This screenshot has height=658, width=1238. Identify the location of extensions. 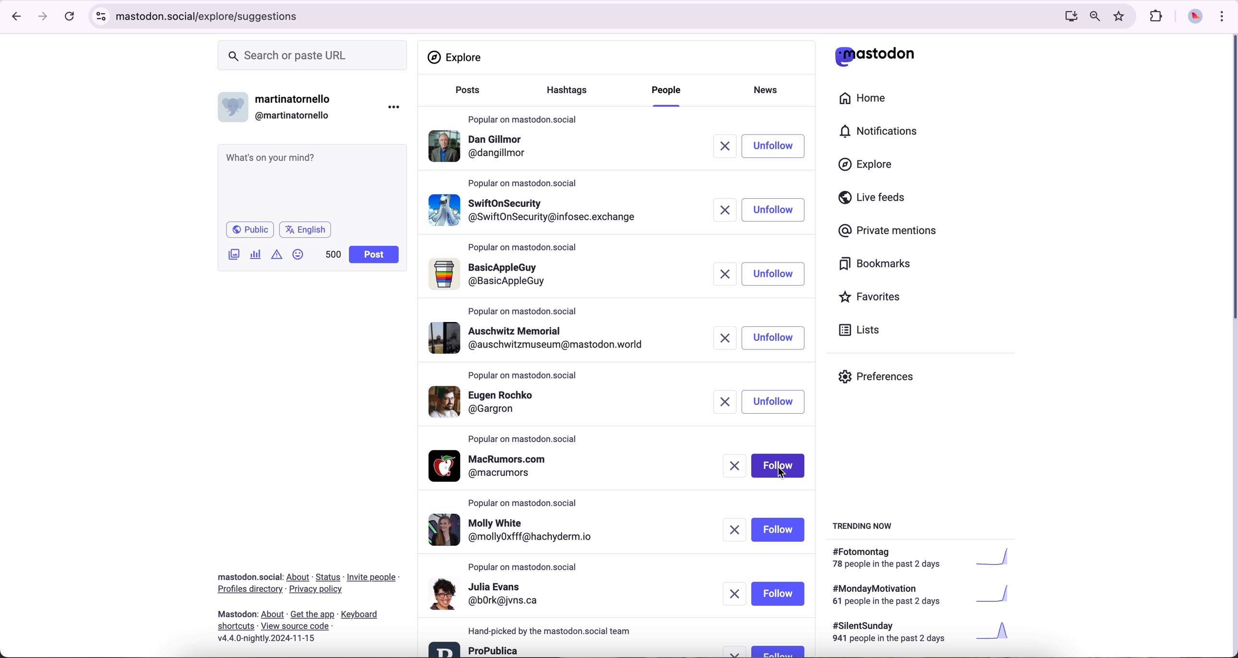
(1157, 16).